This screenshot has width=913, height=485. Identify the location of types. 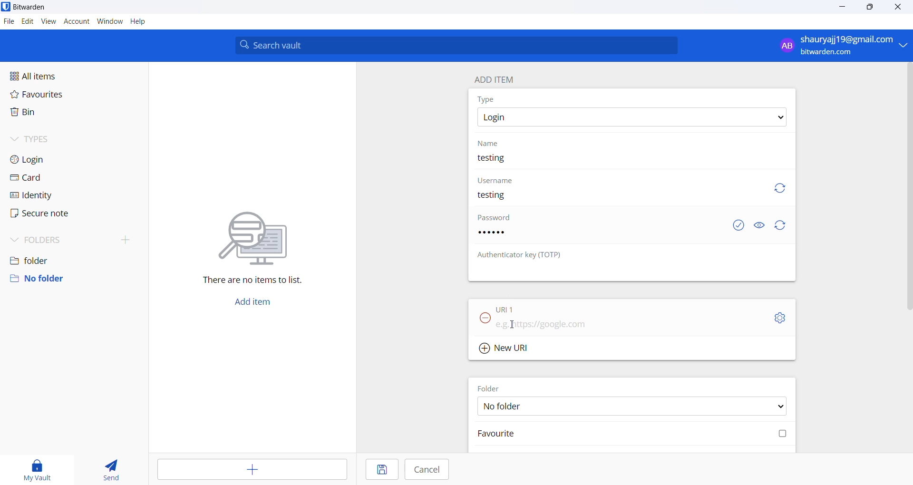
(53, 139).